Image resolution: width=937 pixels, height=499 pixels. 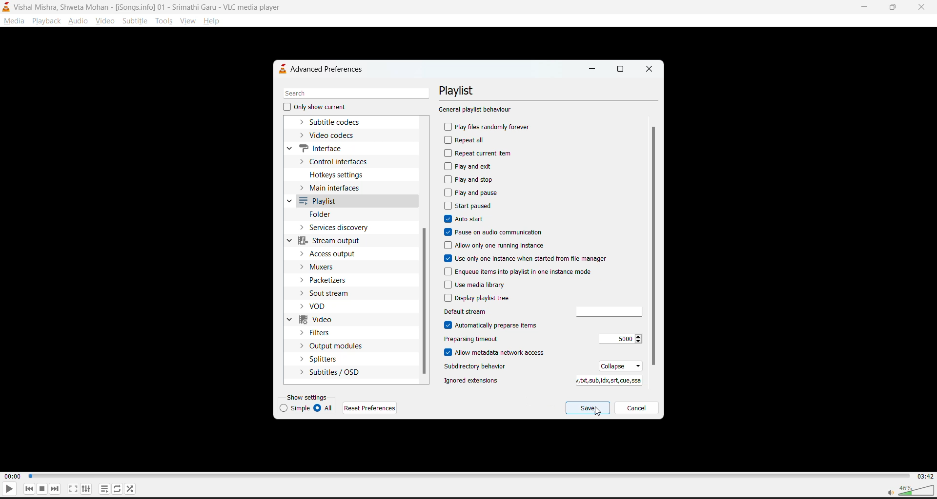 What do you see at coordinates (922, 9) in the screenshot?
I see `close` at bounding box center [922, 9].